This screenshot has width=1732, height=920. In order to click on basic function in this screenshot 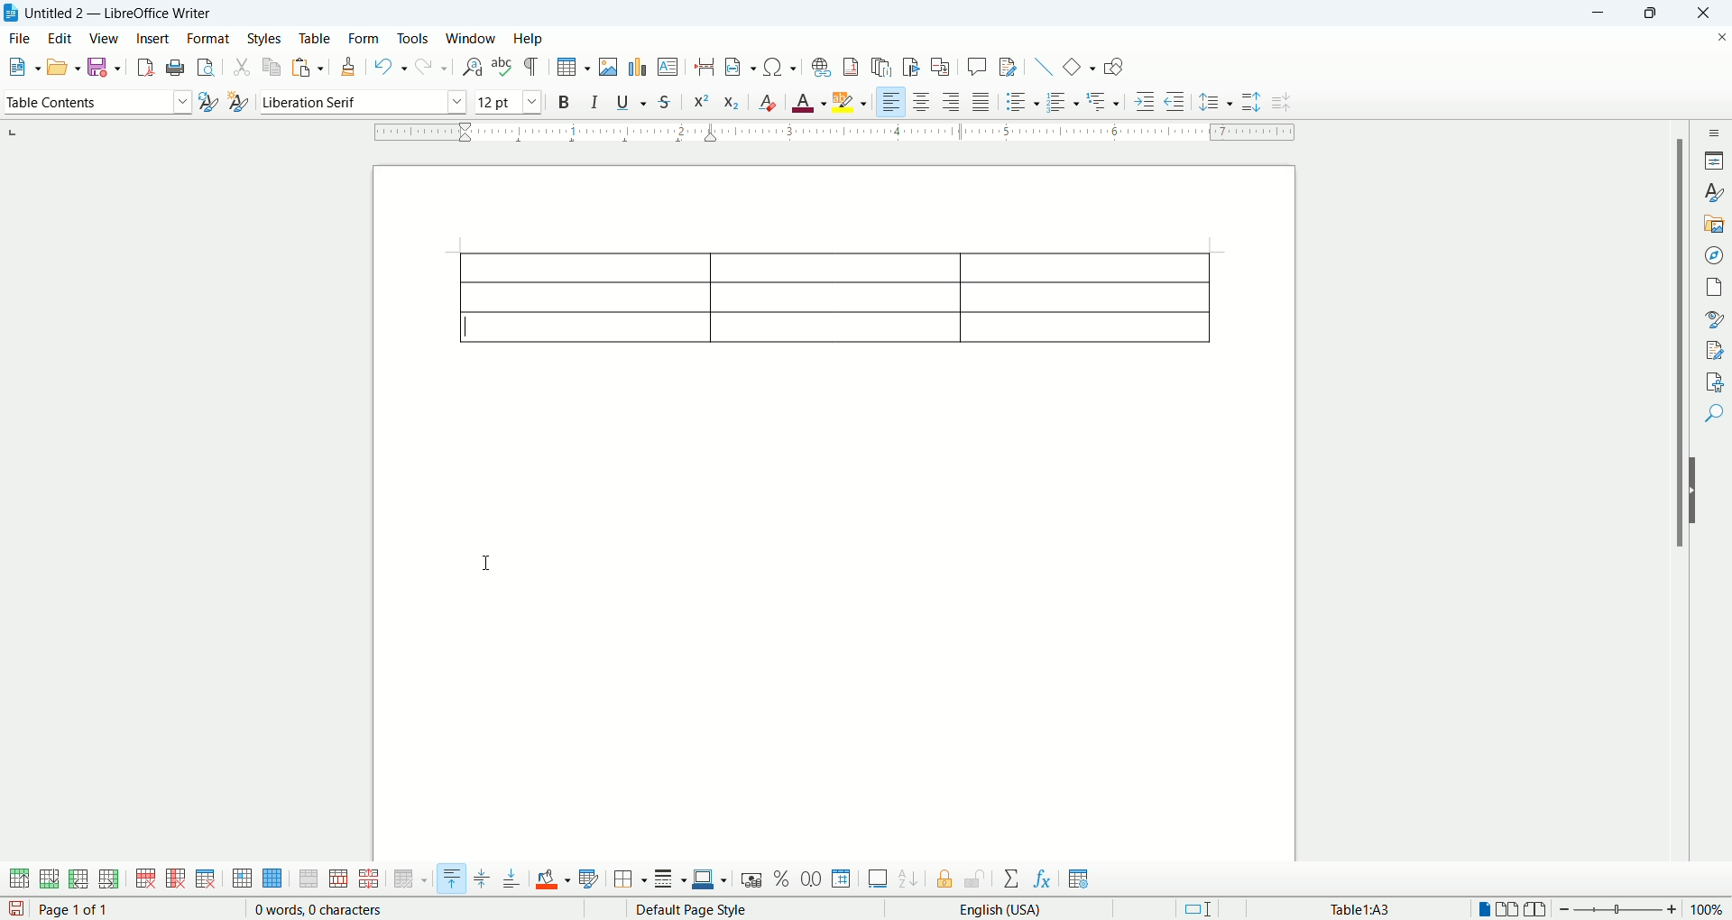, I will do `click(1078, 66)`.